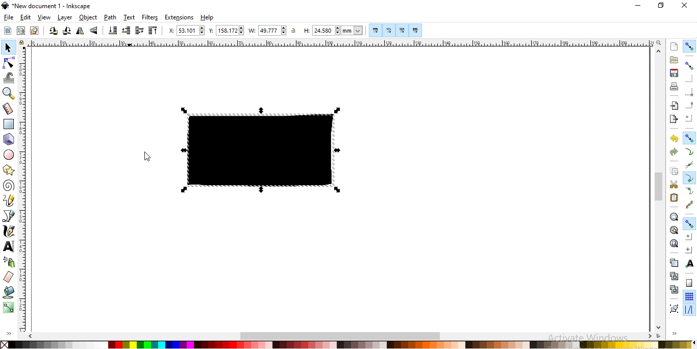 The width and height of the screenshot is (697, 349). I want to click on zoom to fit selection, so click(674, 217).